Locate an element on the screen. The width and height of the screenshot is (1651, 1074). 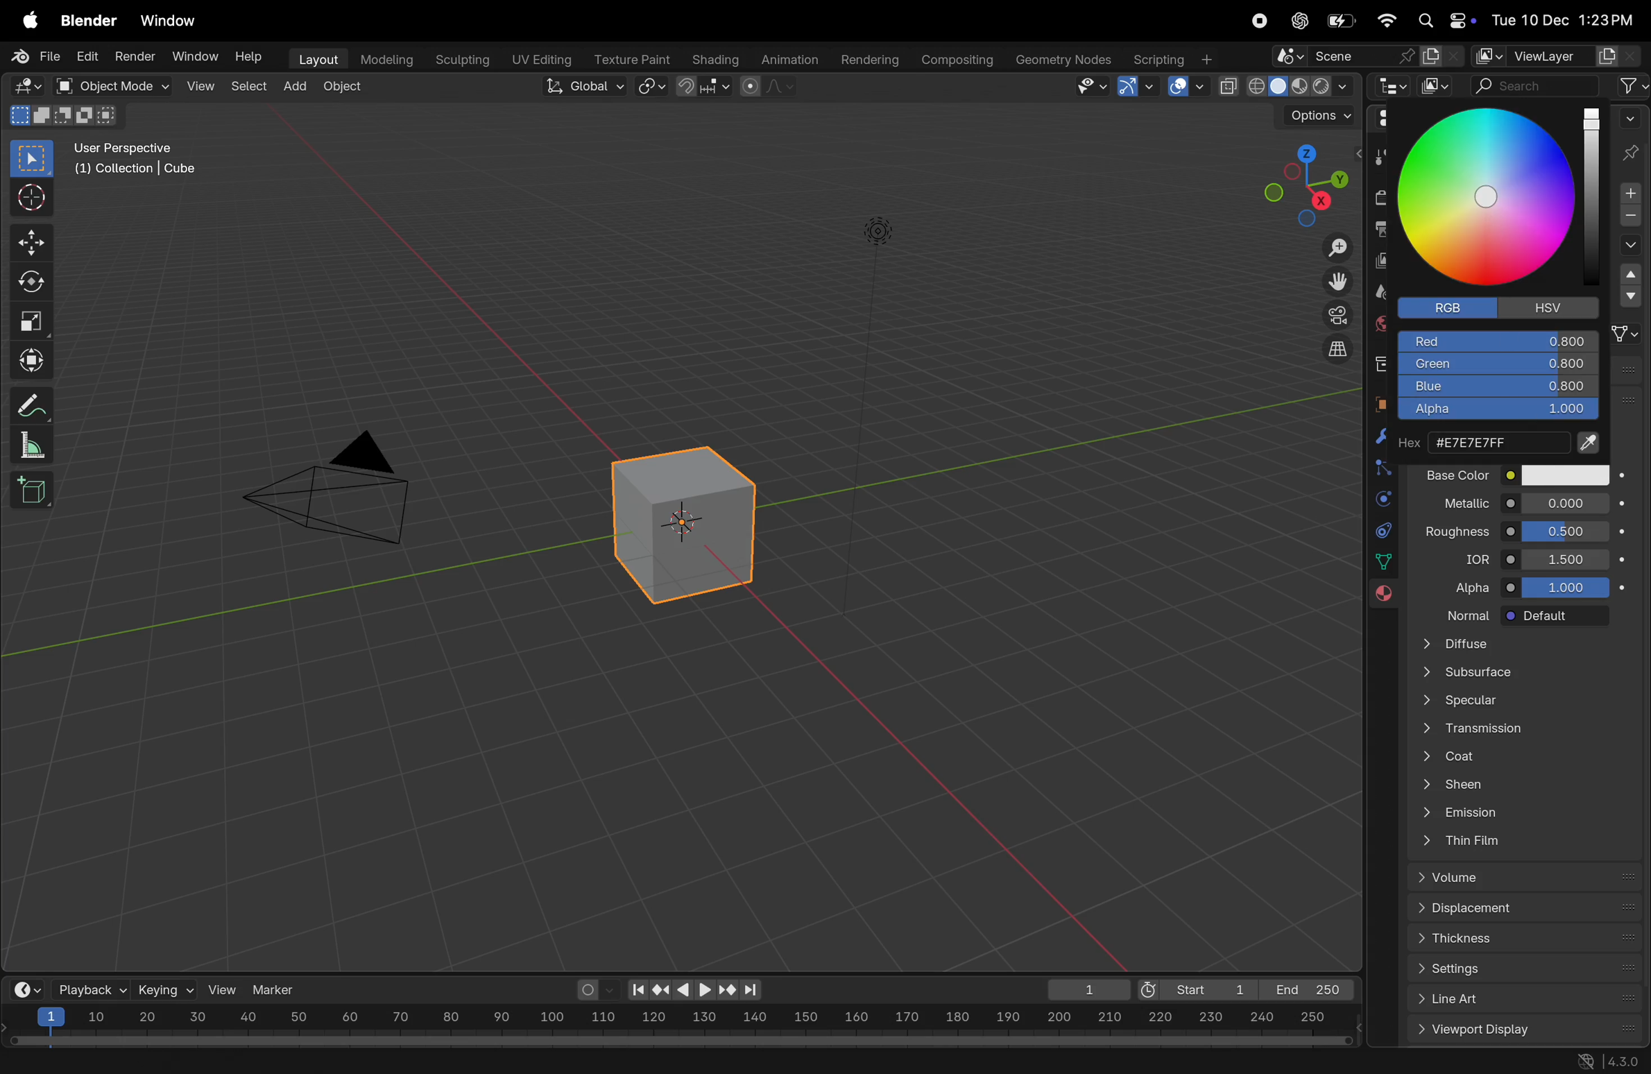
object mode is located at coordinates (105, 85).